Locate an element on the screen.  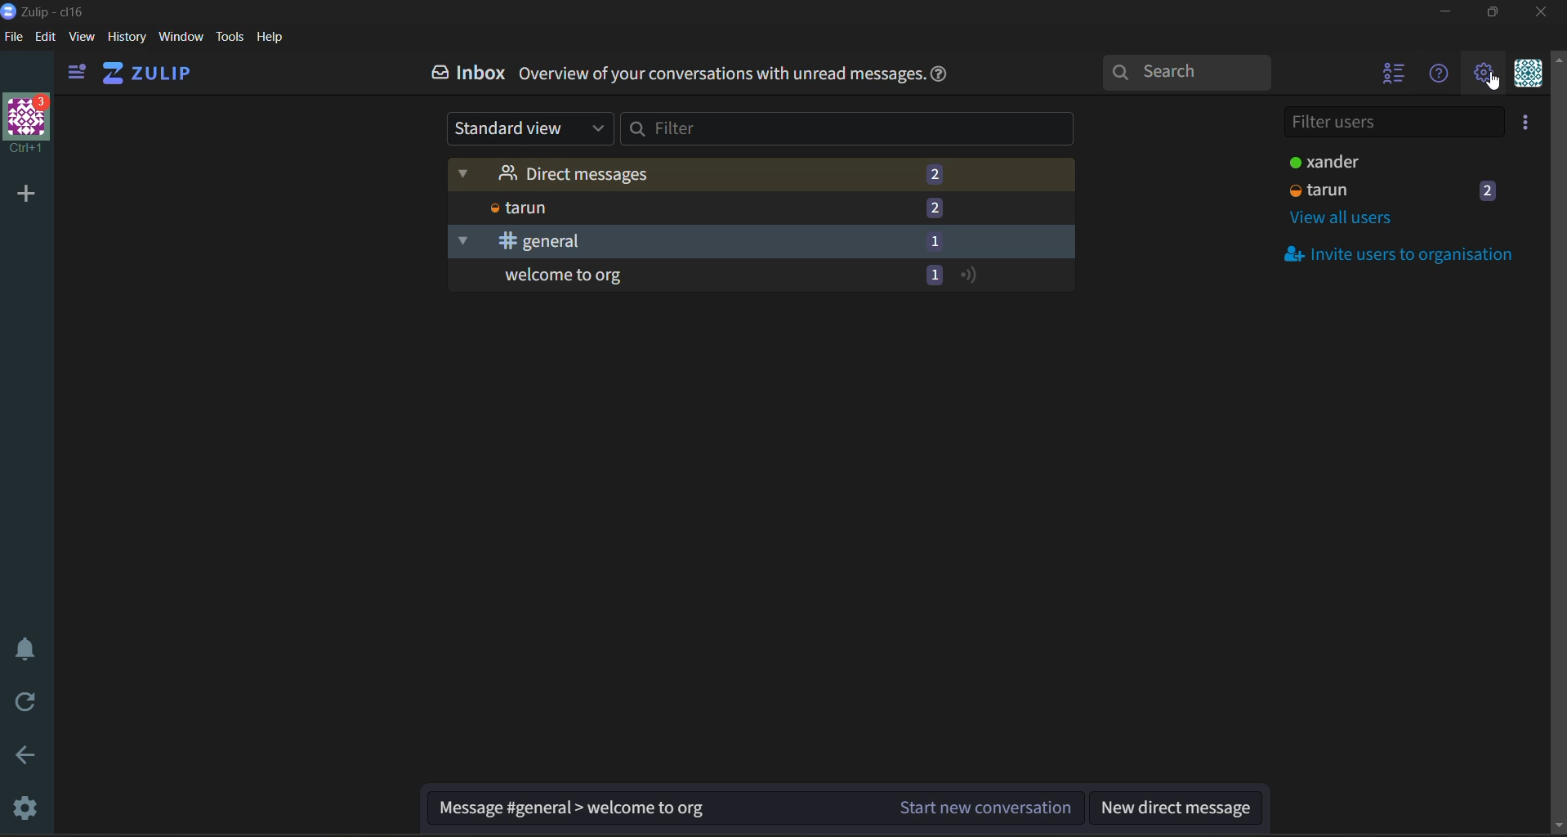
cursor is located at coordinates (1492, 83).